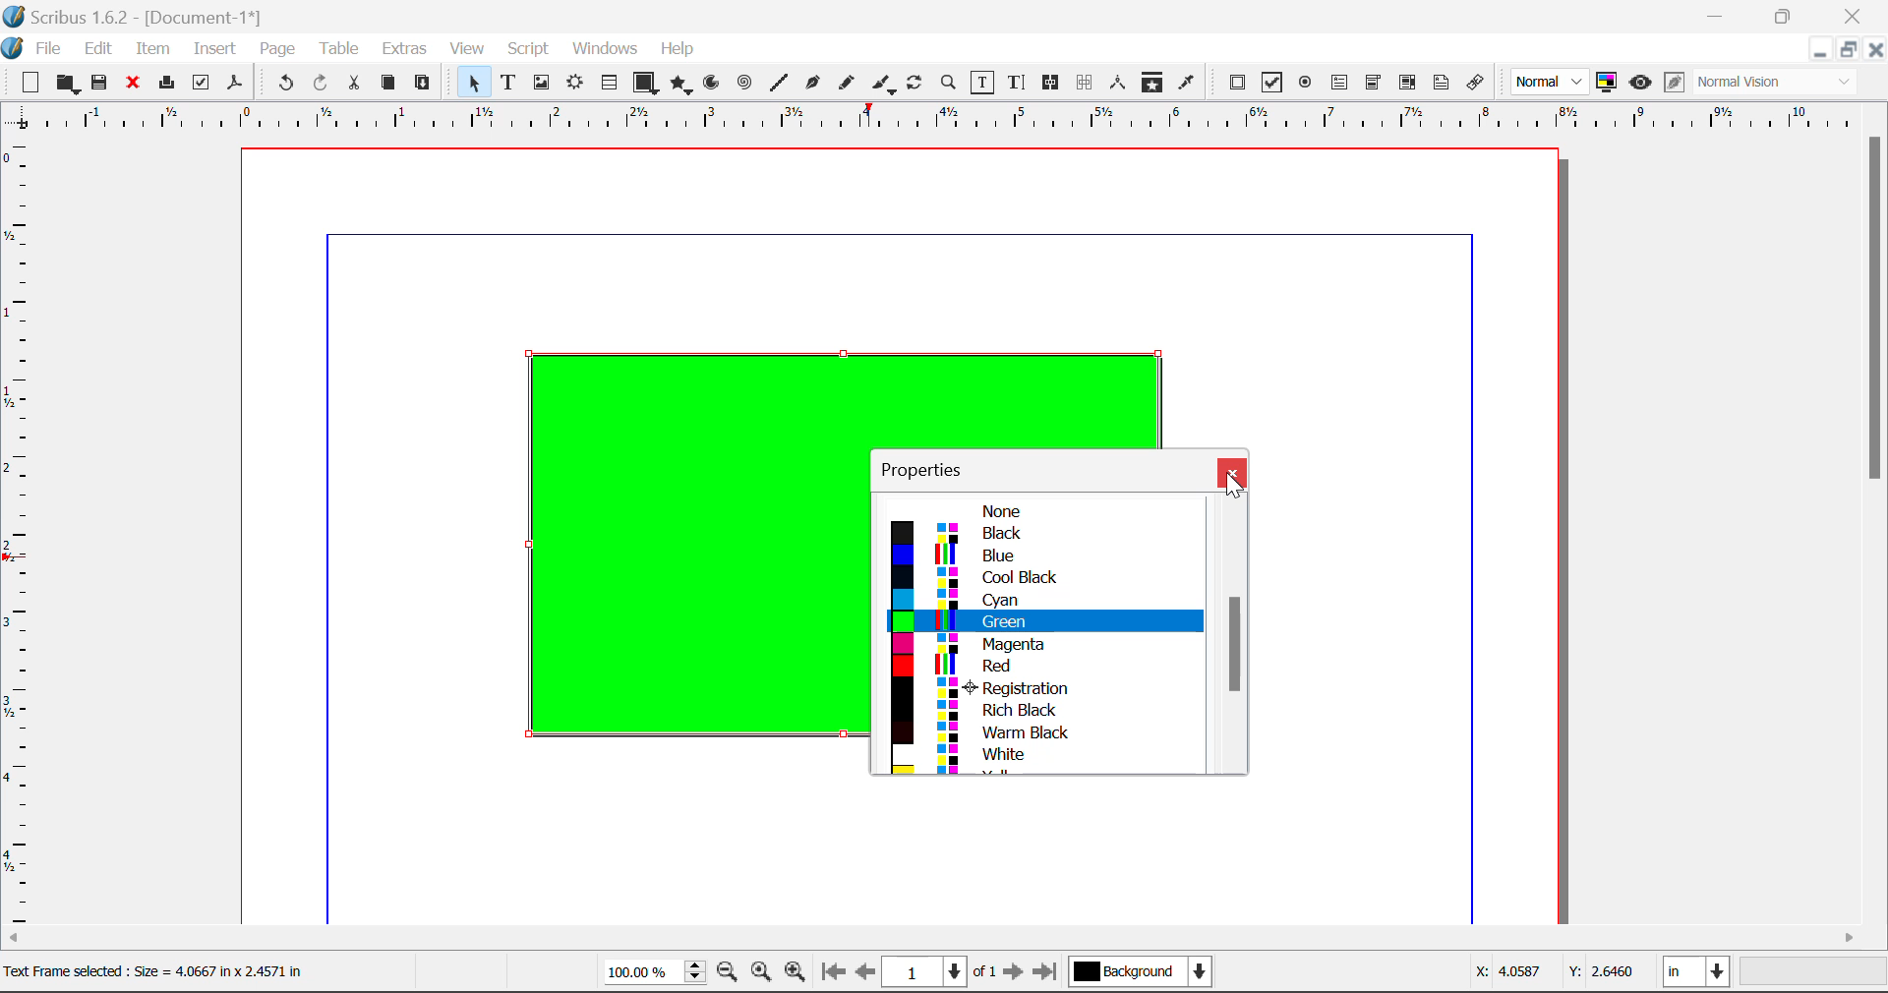  Describe the element at coordinates (1017, 975) in the screenshot. I see `Next Page` at that location.